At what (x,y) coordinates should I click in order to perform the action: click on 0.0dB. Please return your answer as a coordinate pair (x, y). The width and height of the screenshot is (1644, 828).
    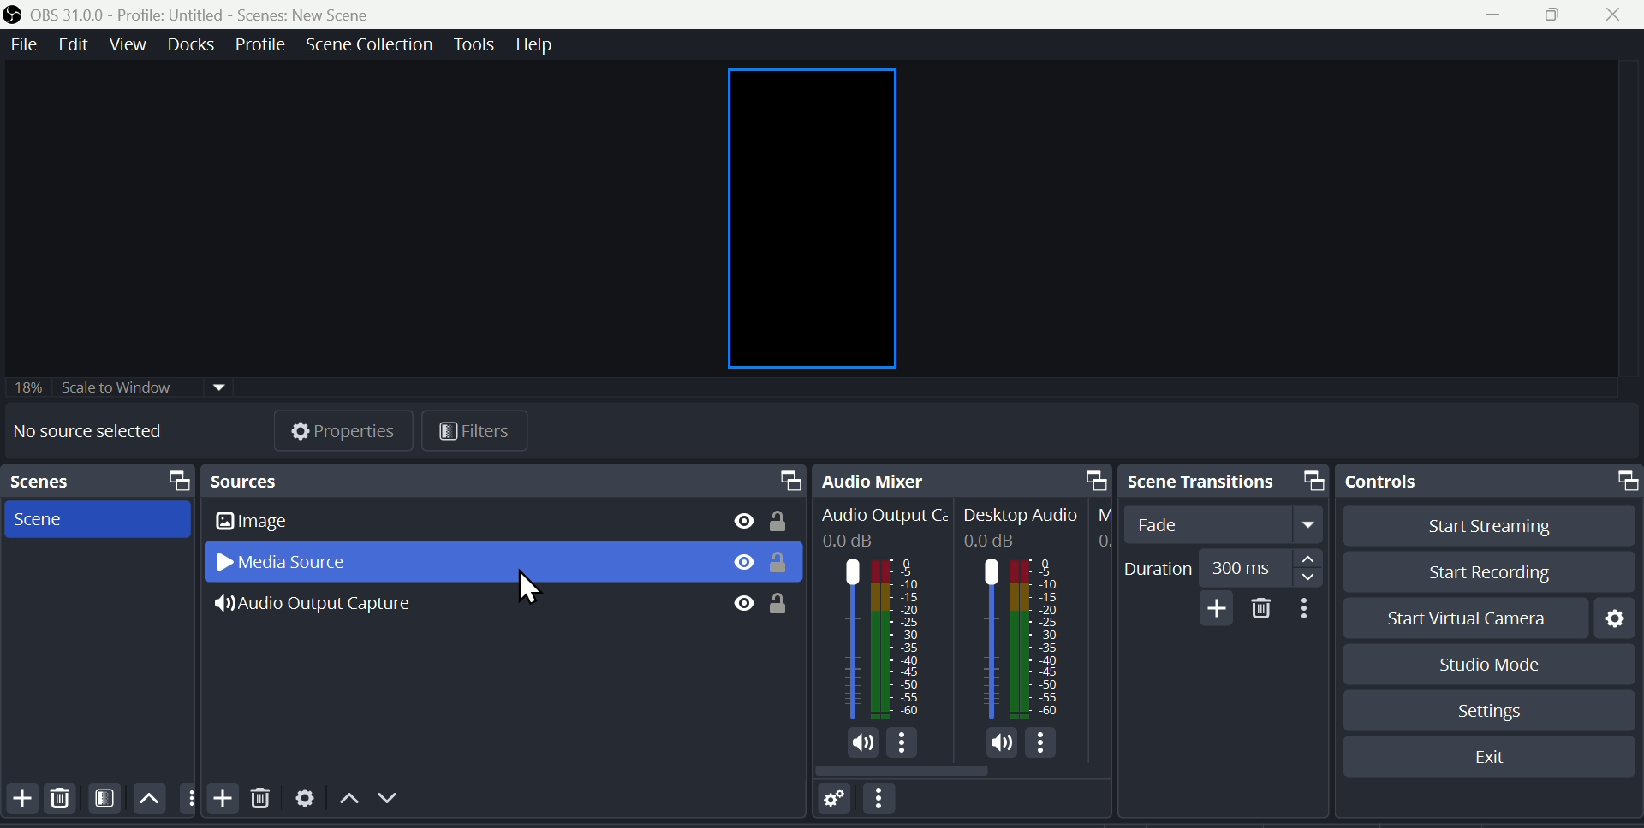
    Looking at the image, I should click on (993, 540).